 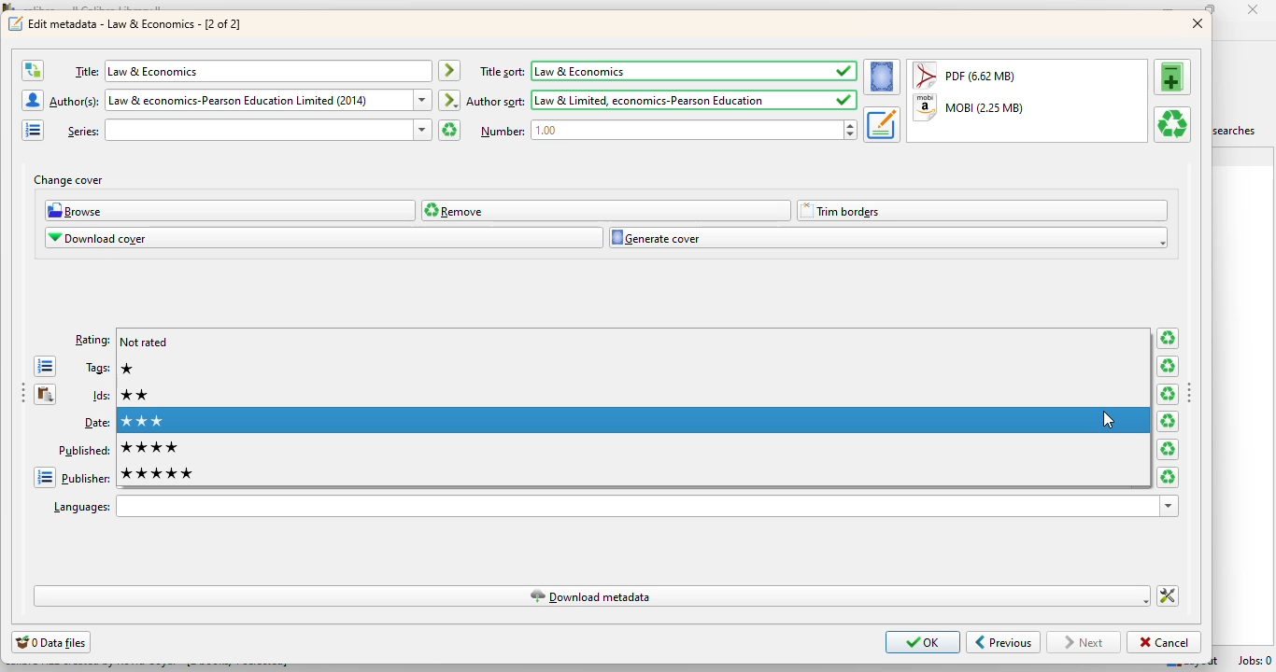 What do you see at coordinates (449, 99) in the screenshot?
I see `immediately create the author sort entry based on the current author entry` at bounding box center [449, 99].